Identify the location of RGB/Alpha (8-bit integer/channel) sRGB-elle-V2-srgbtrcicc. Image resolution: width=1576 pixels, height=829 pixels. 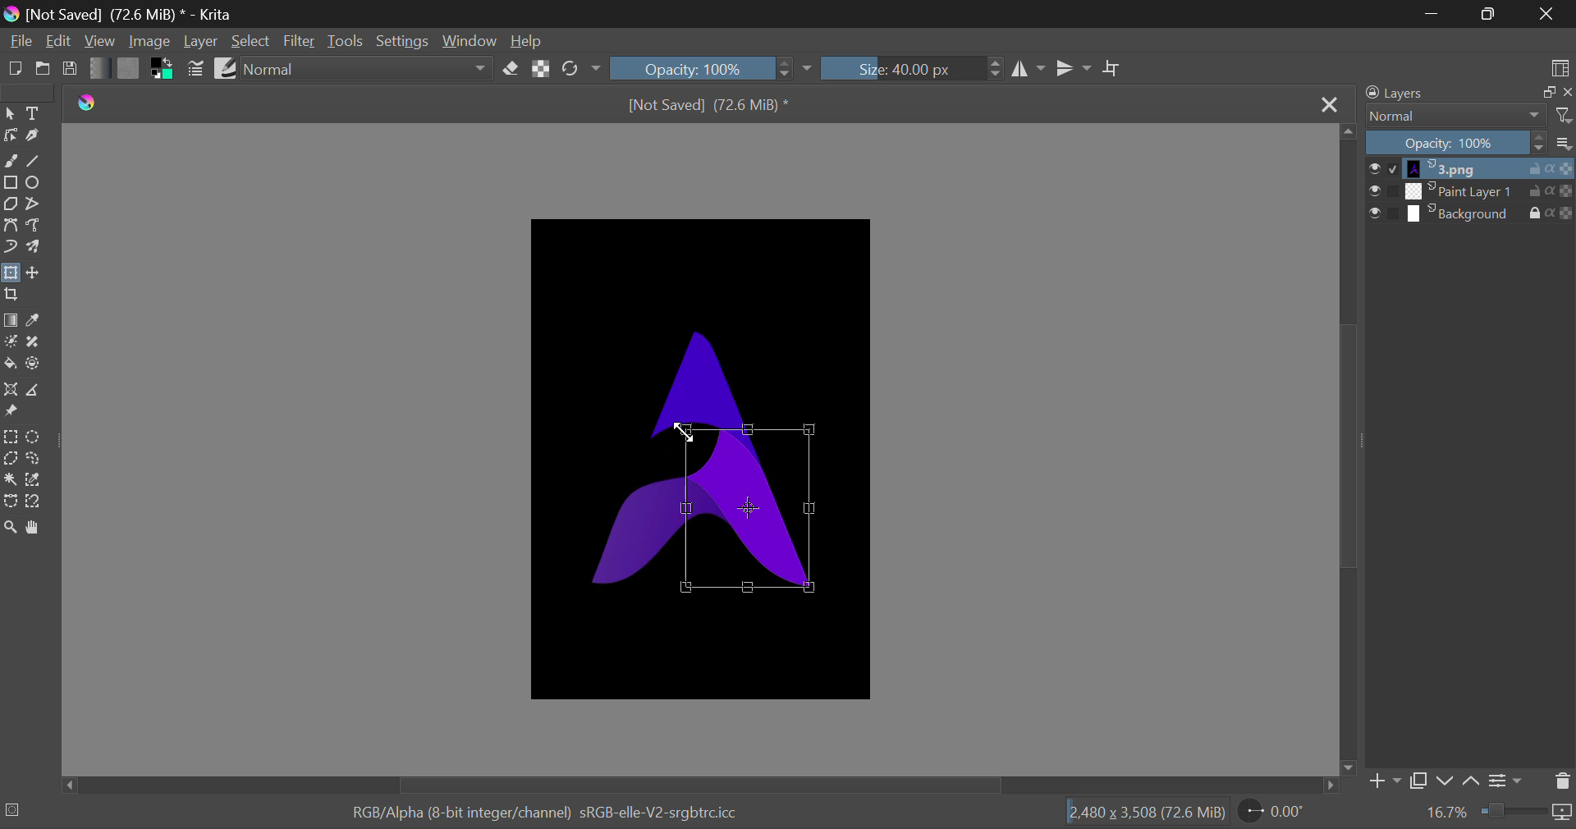
(547, 813).